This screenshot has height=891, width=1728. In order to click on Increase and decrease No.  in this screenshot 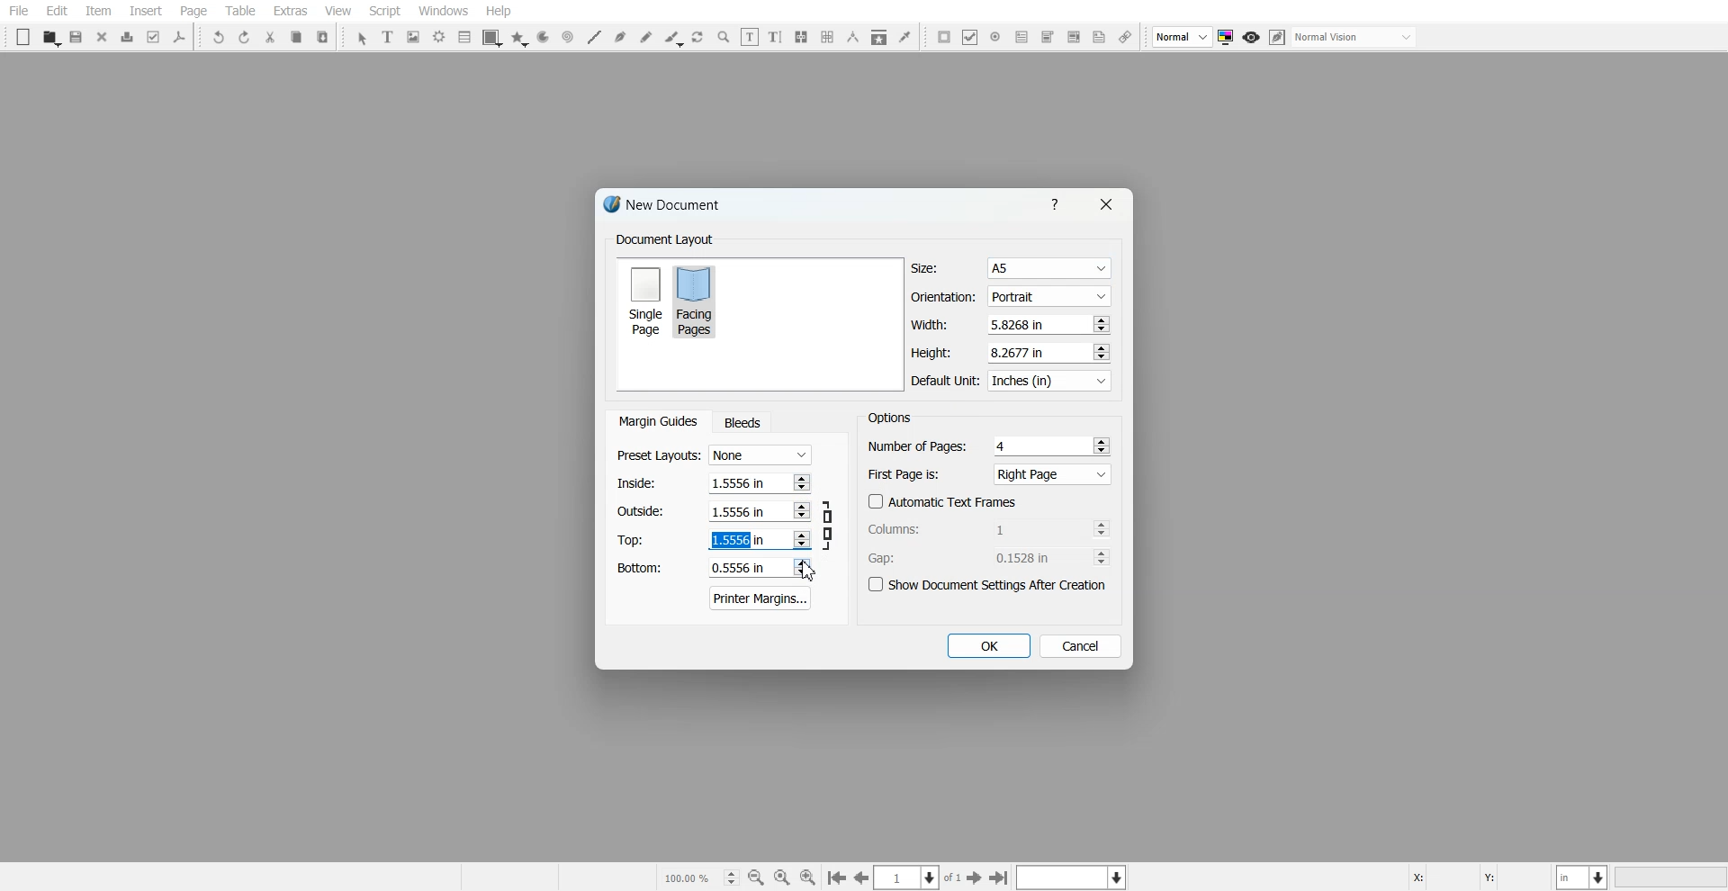, I will do `click(801, 540)`.